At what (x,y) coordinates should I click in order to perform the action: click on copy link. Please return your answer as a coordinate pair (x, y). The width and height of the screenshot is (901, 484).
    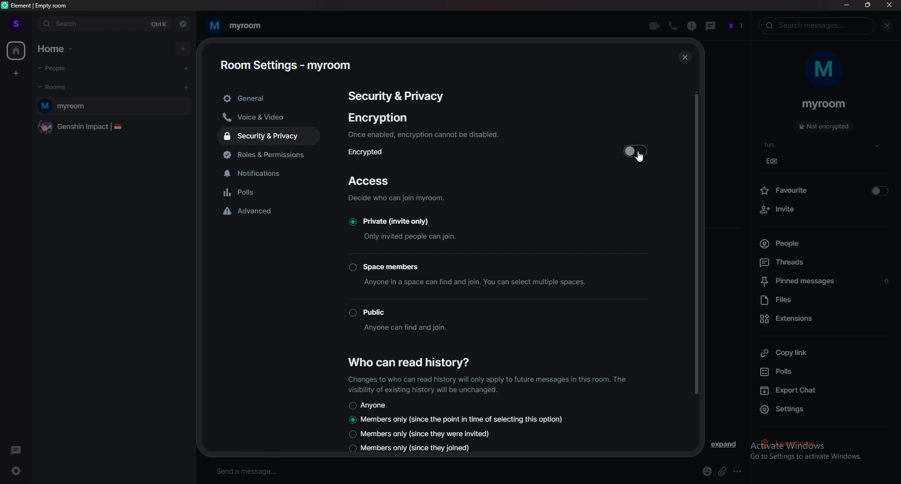
    Looking at the image, I should click on (821, 353).